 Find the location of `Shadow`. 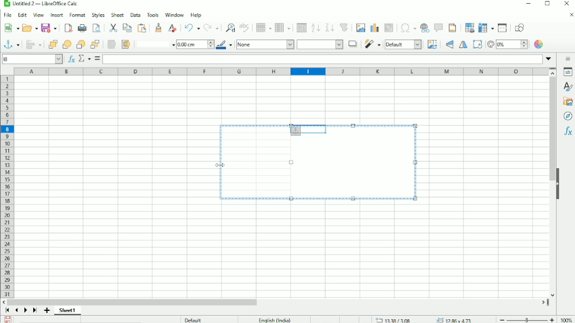

Shadow is located at coordinates (352, 44).